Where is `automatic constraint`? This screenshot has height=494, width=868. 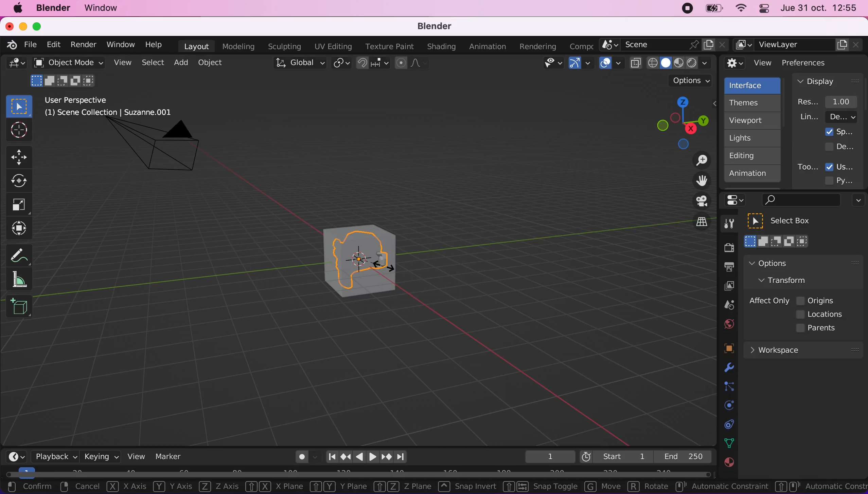 automatic constraint is located at coordinates (722, 487).